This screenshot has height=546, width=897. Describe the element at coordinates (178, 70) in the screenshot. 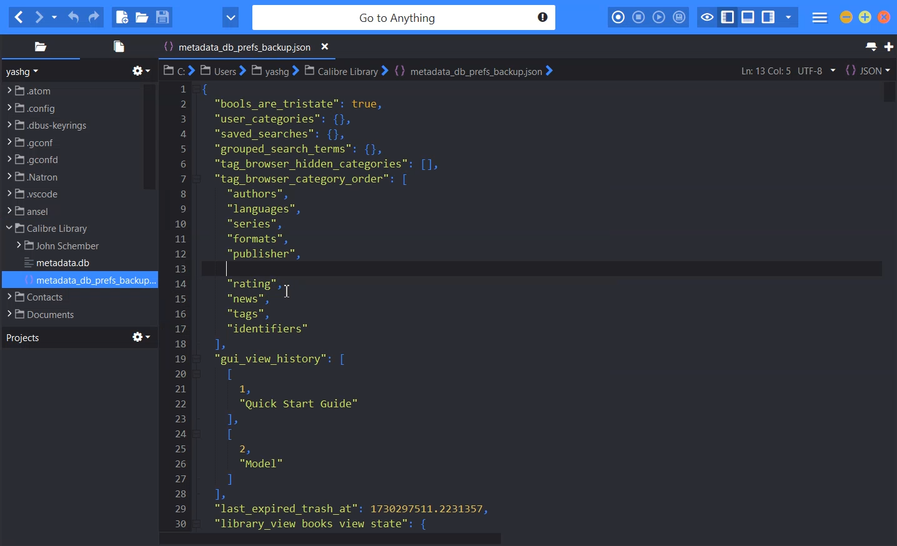

I see `File C` at that location.